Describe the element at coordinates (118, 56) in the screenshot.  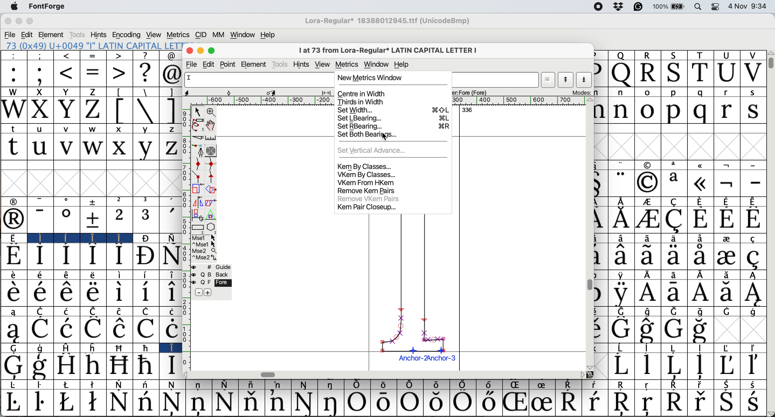
I see `>` at that location.